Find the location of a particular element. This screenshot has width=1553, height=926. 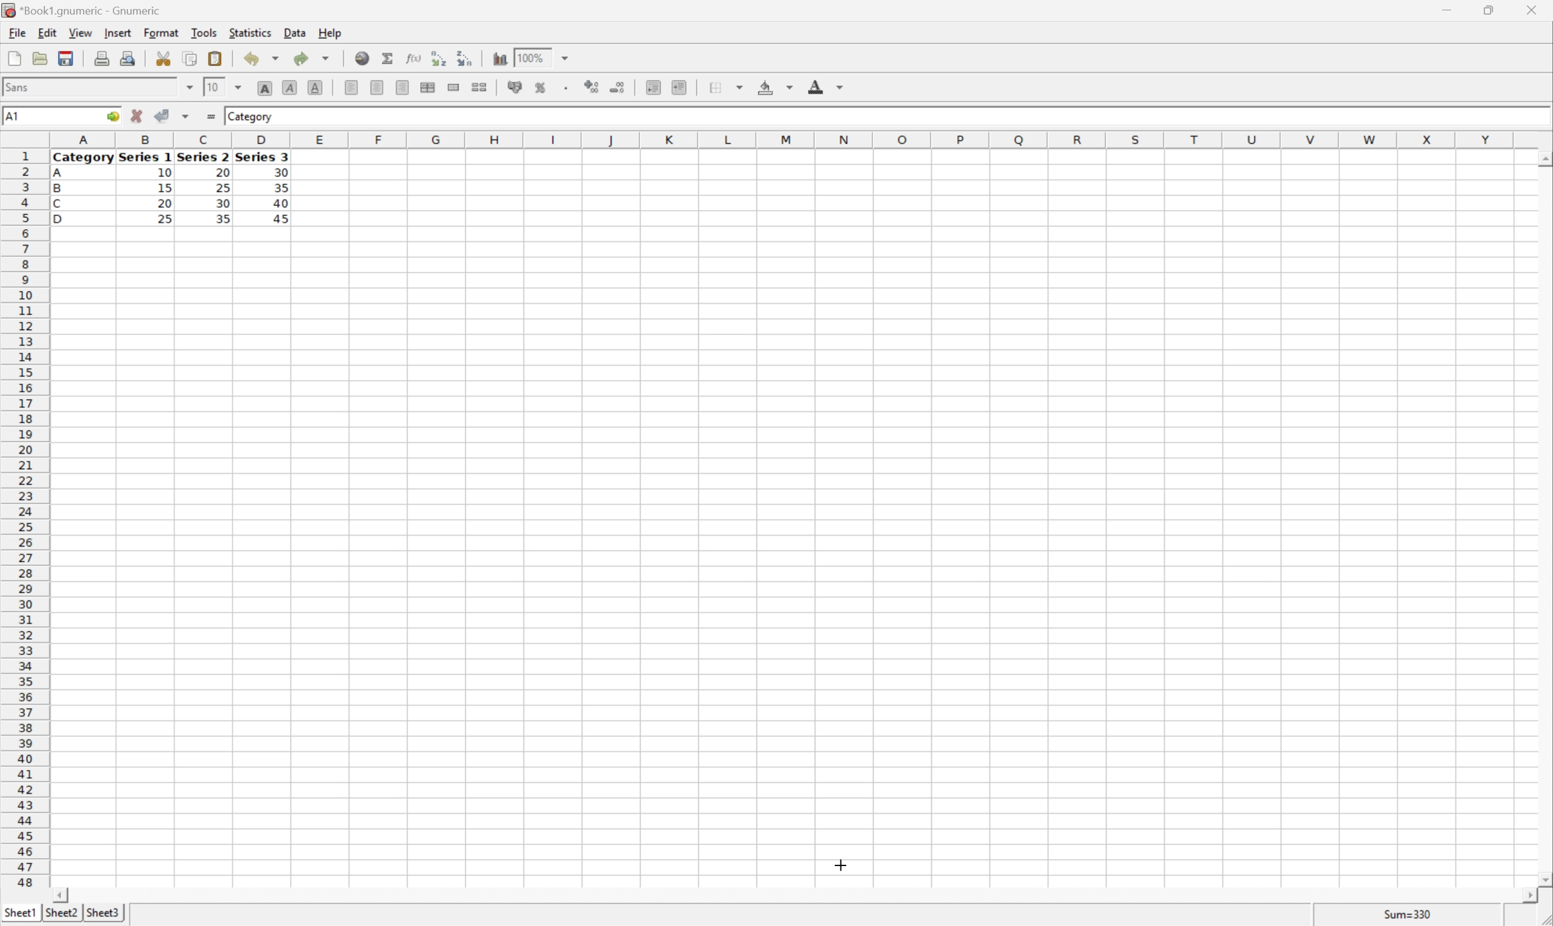

Accept changes is located at coordinates (160, 115).